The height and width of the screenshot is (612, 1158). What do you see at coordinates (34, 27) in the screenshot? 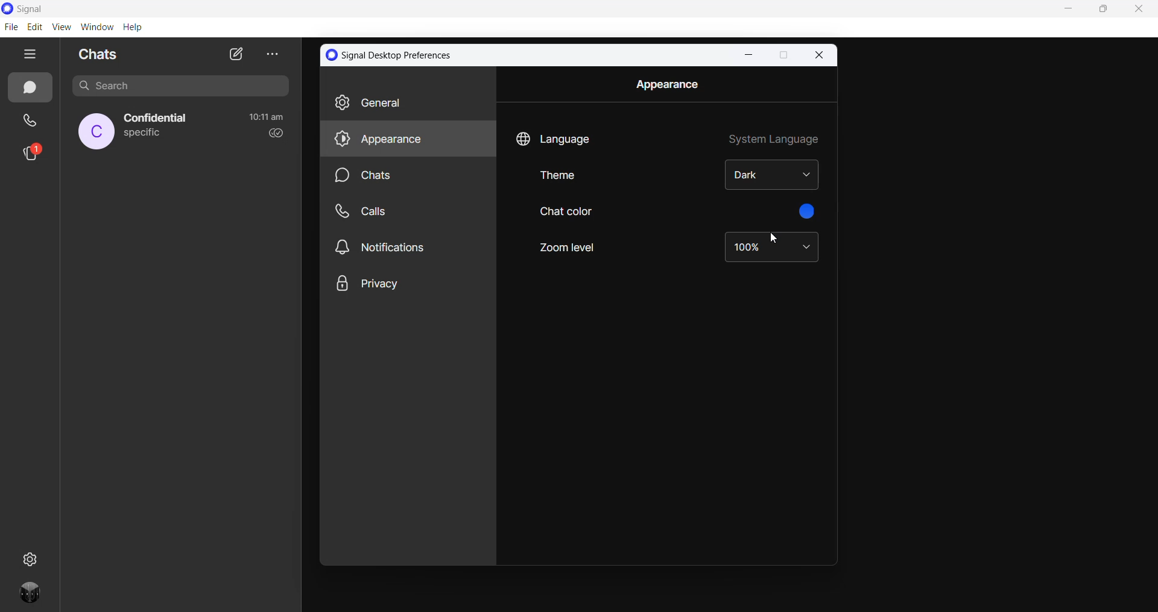
I see `edit` at bounding box center [34, 27].